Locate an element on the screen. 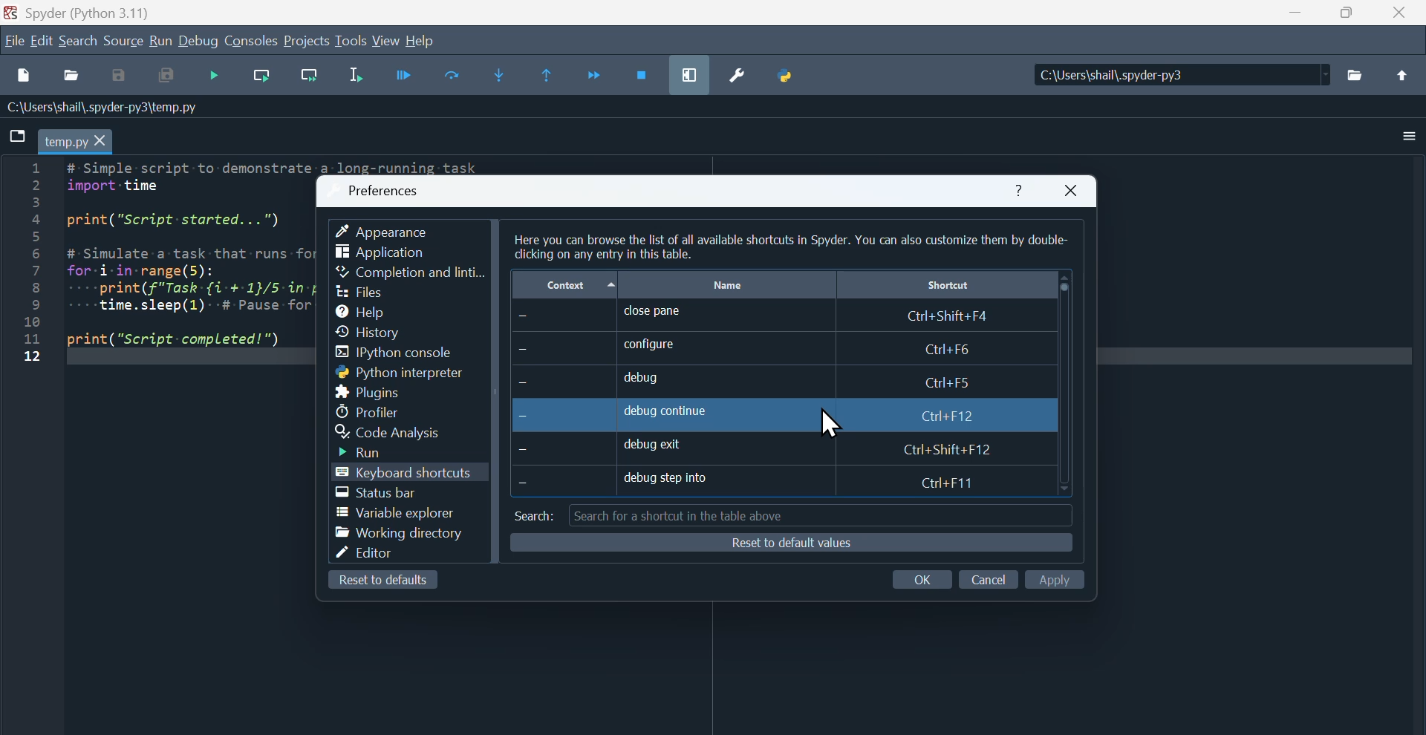 The height and width of the screenshot is (735, 1426). Location of the file is located at coordinates (1182, 71).